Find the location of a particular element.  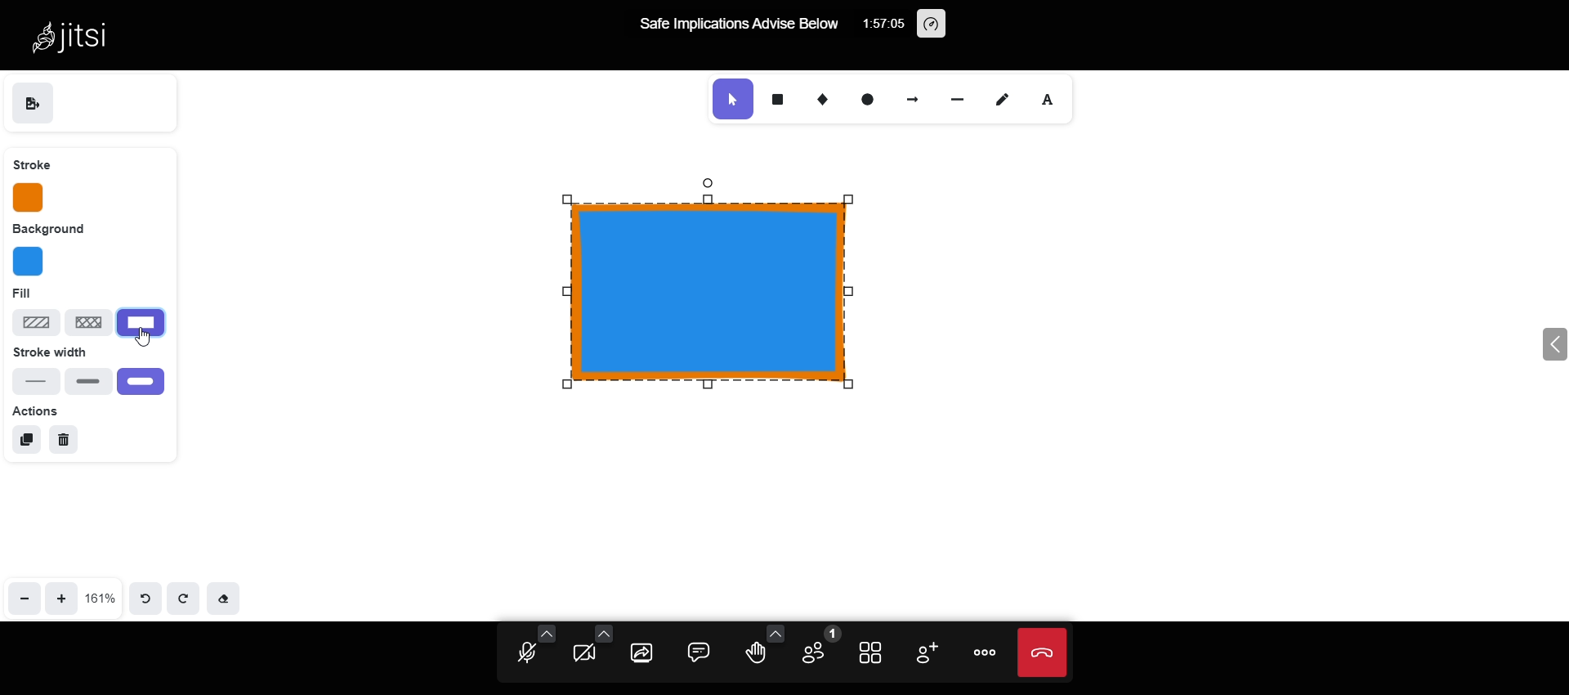

undo is located at coordinates (144, 599).